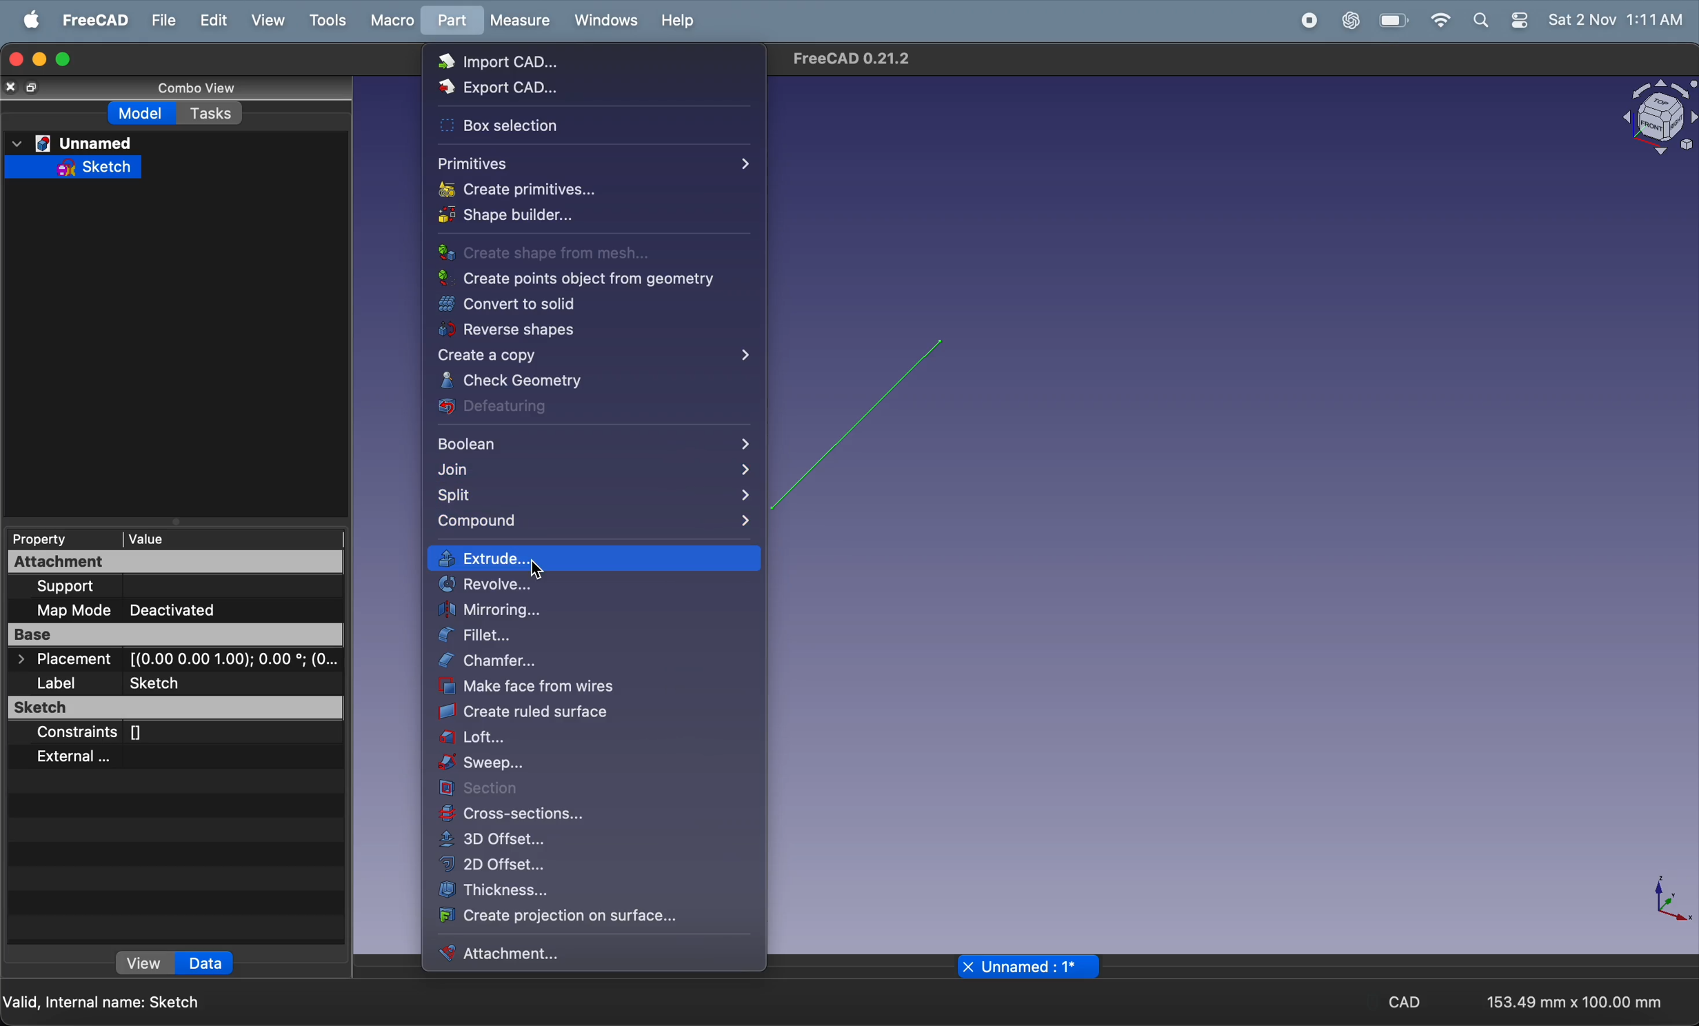  What do you see at coordinates (599, 661) in the screenshot?
I see `chamfer...` at bounding box center [599, 661].